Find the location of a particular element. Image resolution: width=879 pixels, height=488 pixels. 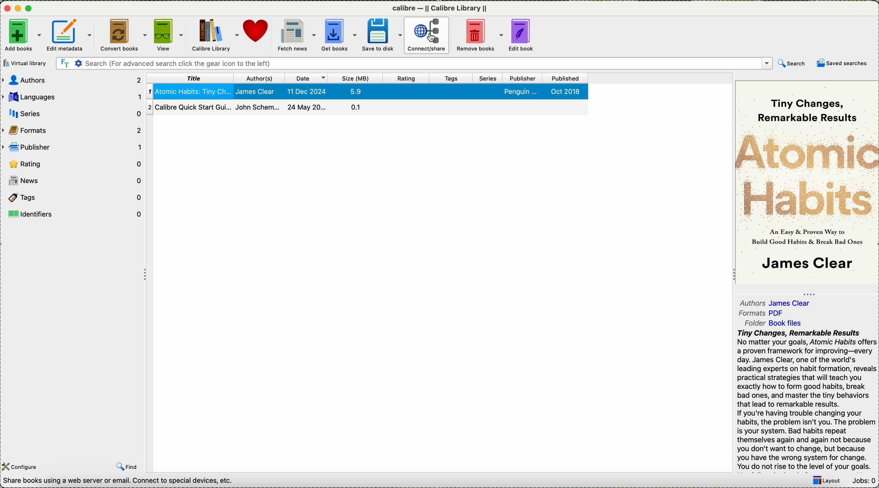

convert books is located at coordinates (125, 35).